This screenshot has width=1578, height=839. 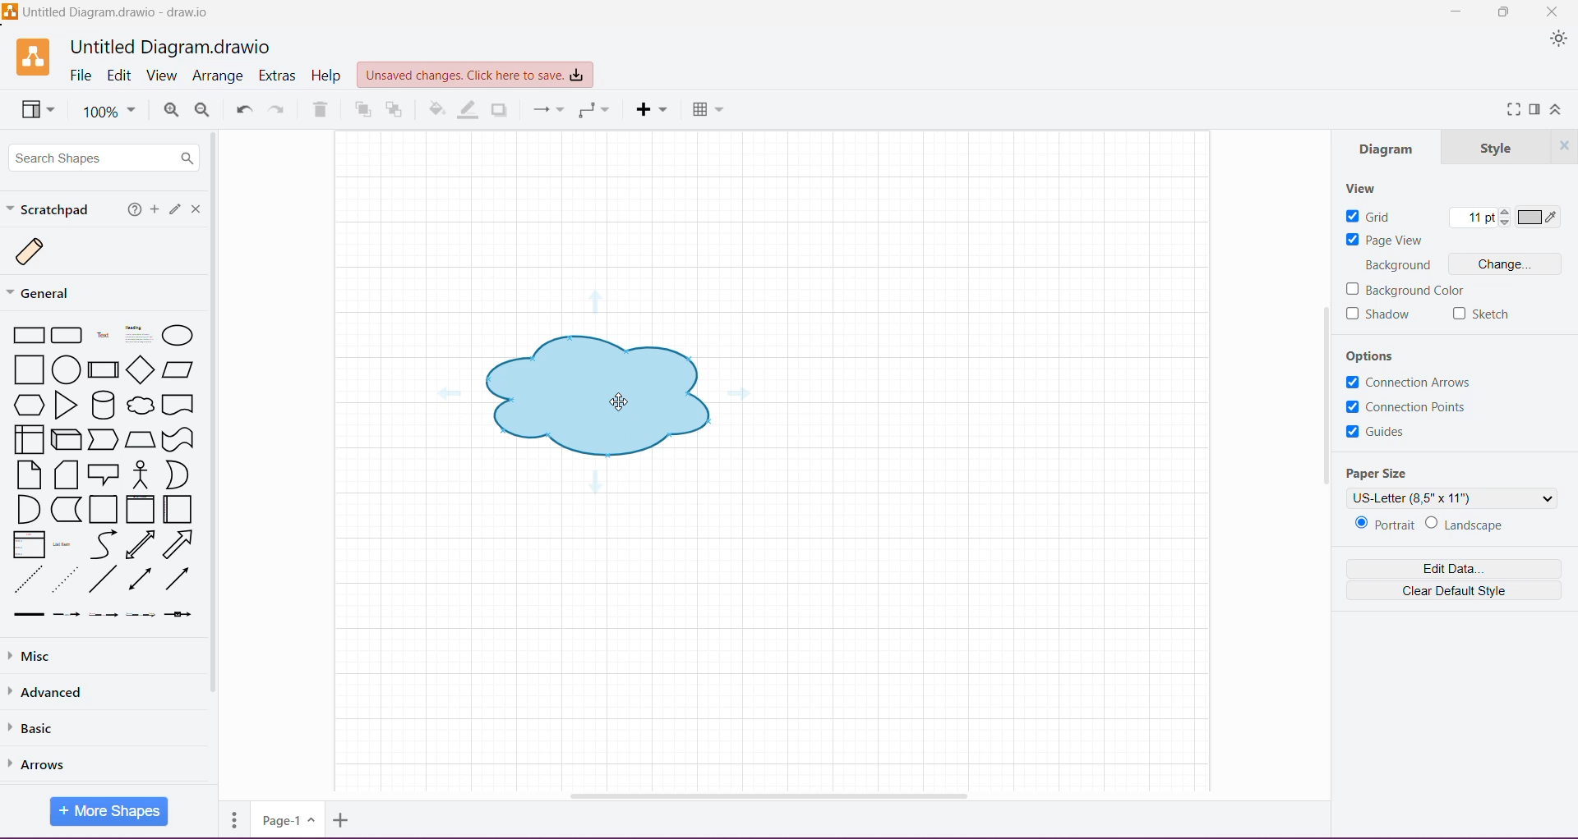 I want to click on View, so click(x=1362, y=187).